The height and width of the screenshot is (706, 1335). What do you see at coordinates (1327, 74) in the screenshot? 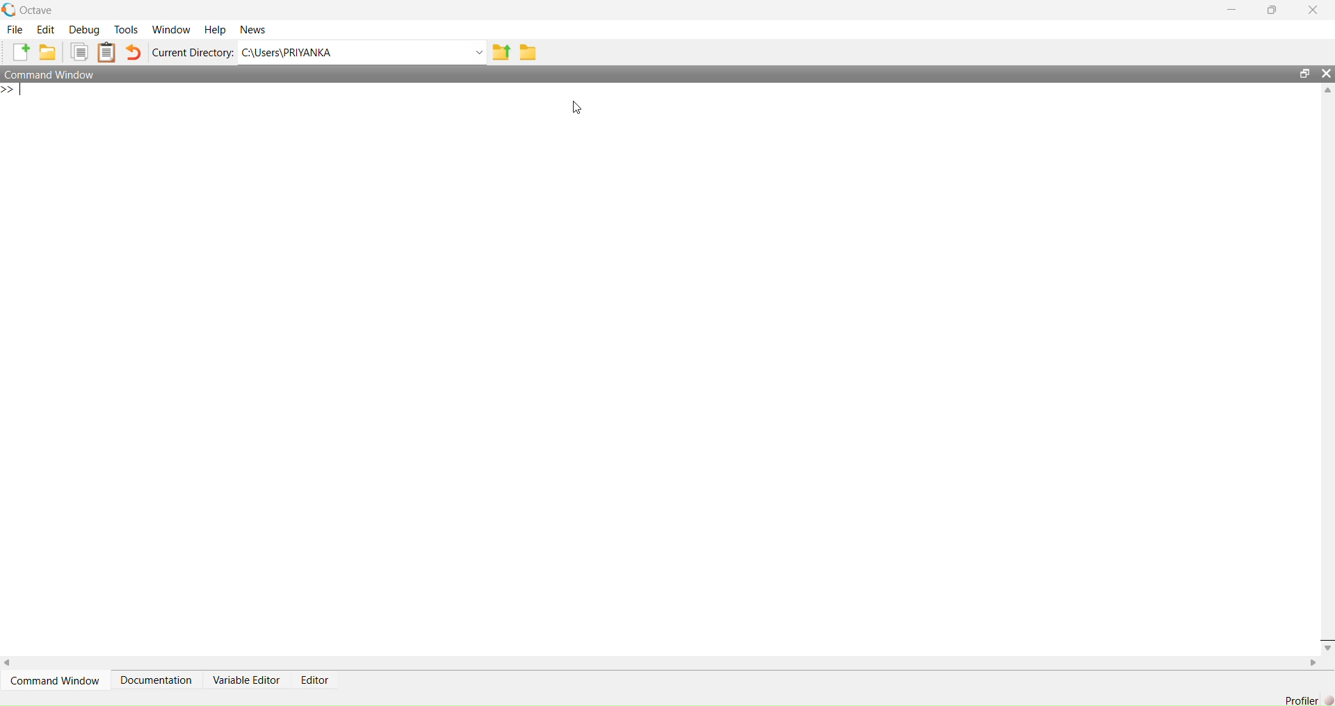
I see `Close` at bounding box center [1327, 74].